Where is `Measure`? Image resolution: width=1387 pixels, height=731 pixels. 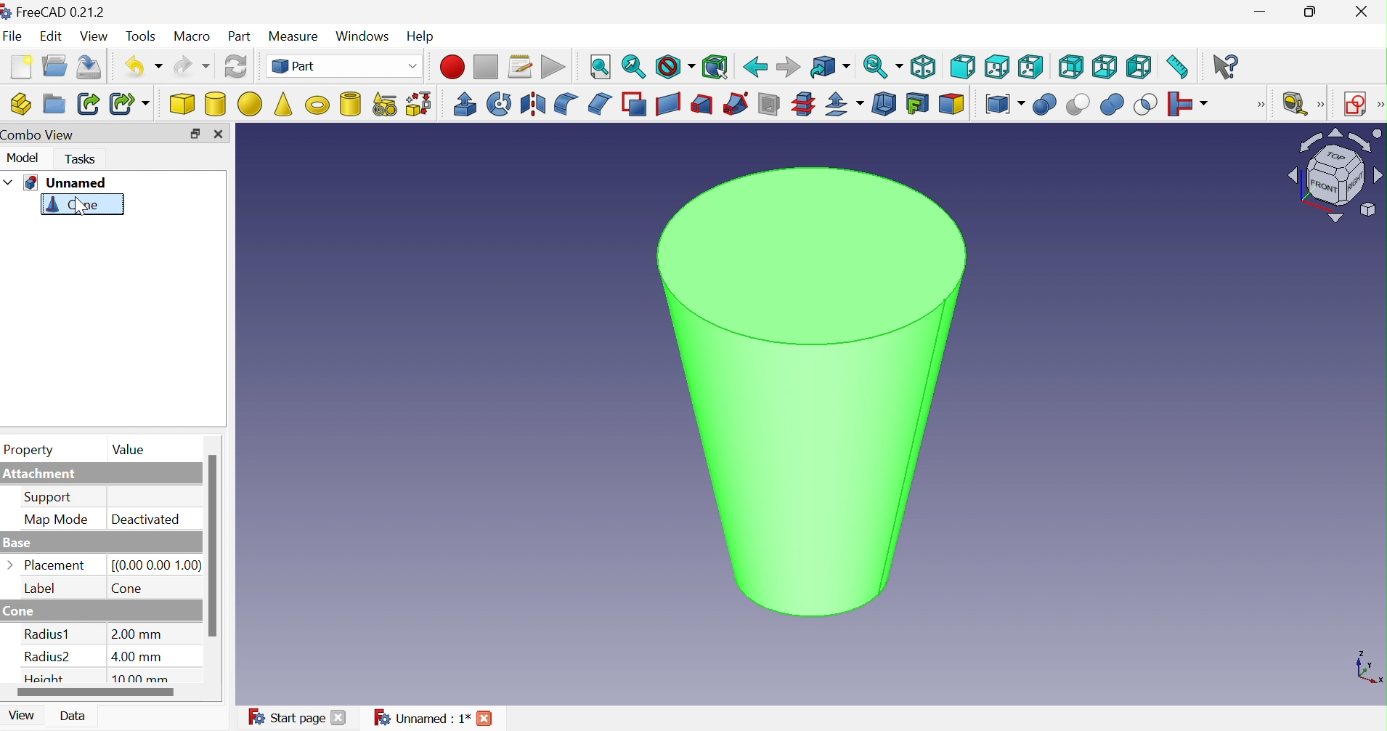
Measure is located at coordinates (293, 35).